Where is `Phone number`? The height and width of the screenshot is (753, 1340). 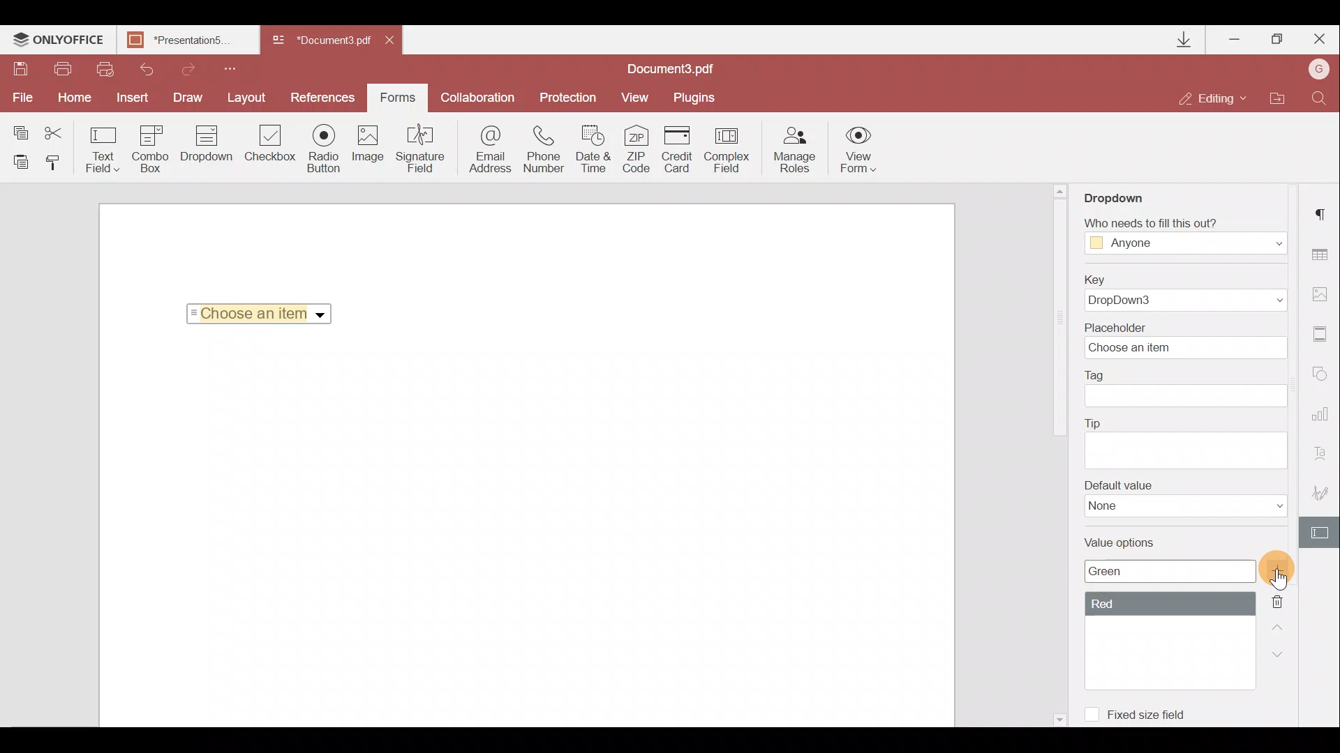
Phone number is located at coordinates (546, 149).